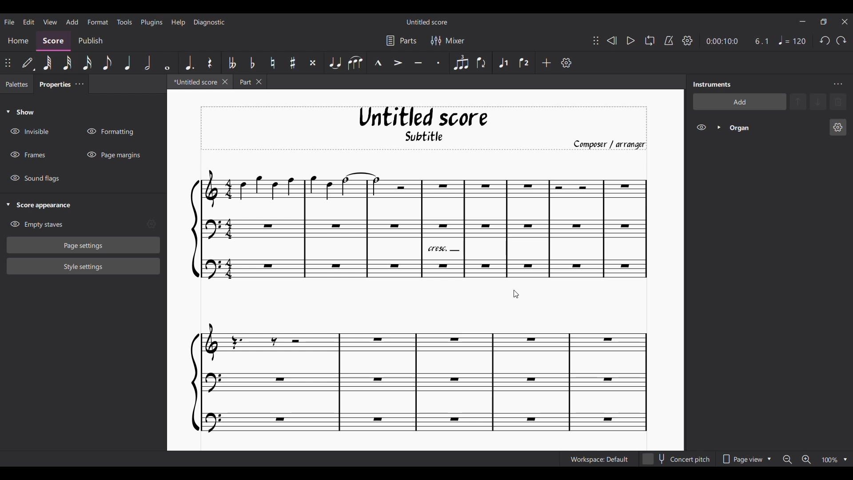 This screenshot has width=853, height=480. What do you see at coordinates (9, 21) in the screenshot?
I see `File menu` at bounding box center [9, 21].